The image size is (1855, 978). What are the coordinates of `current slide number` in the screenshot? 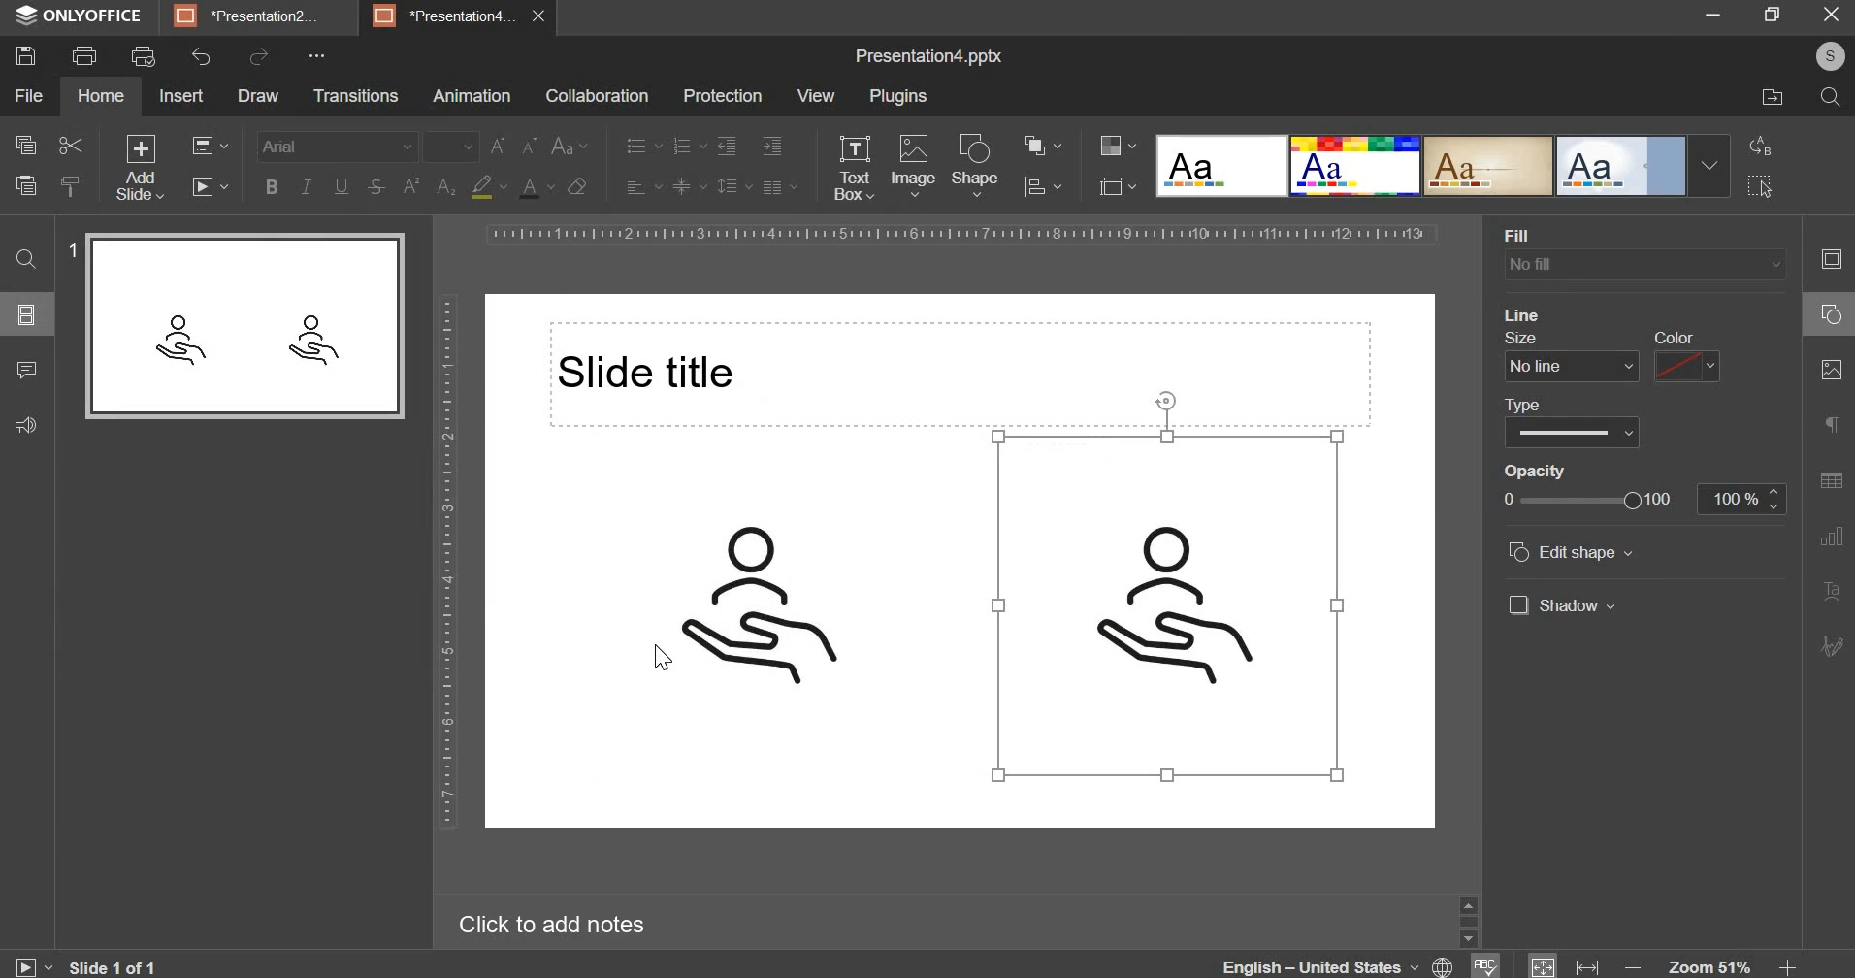 It's located at (118, 966).